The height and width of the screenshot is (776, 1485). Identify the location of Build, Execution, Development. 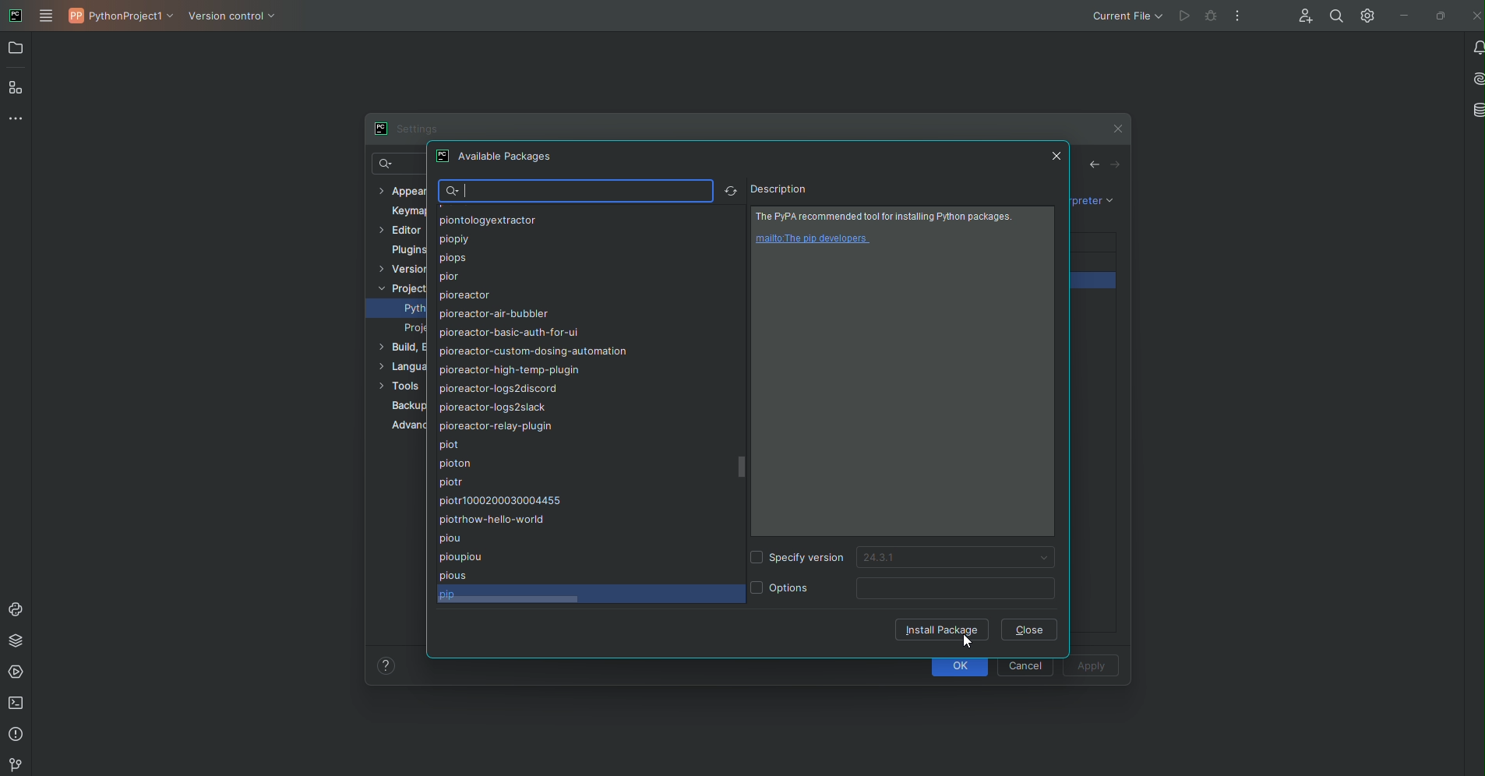
(400, 348).